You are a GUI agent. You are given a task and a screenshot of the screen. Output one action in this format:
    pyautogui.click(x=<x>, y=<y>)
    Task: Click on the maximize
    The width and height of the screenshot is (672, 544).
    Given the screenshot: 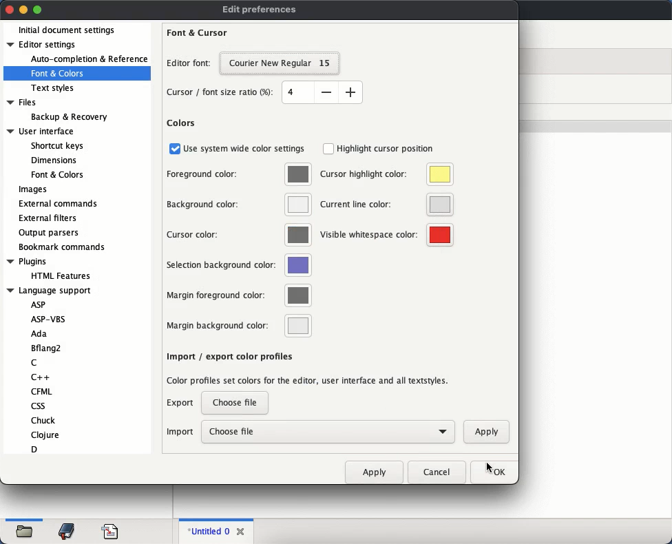 What is the action you would take?
    pyautogui.click(x=38, y=10)
    